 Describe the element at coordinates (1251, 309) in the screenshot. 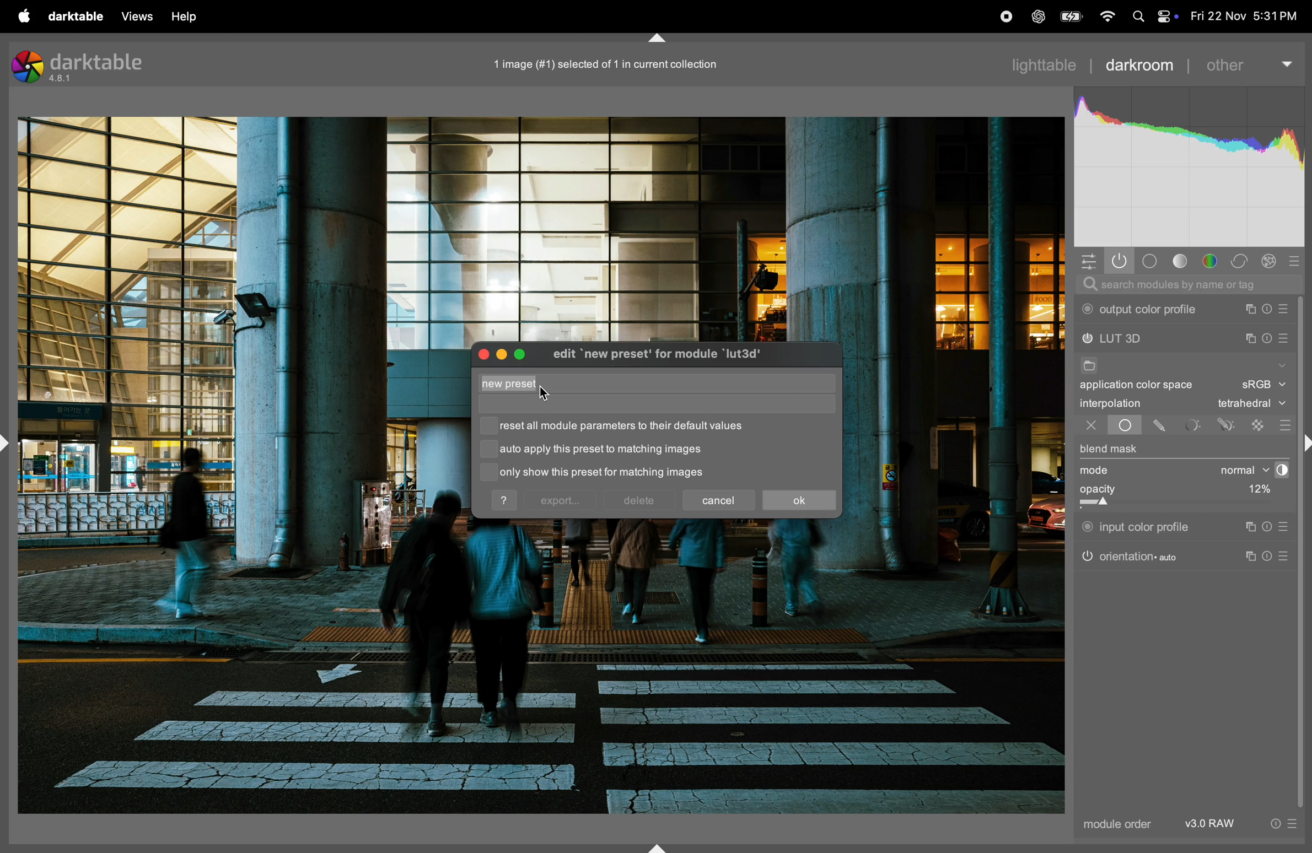

I see `multiple instance actions` at that location.